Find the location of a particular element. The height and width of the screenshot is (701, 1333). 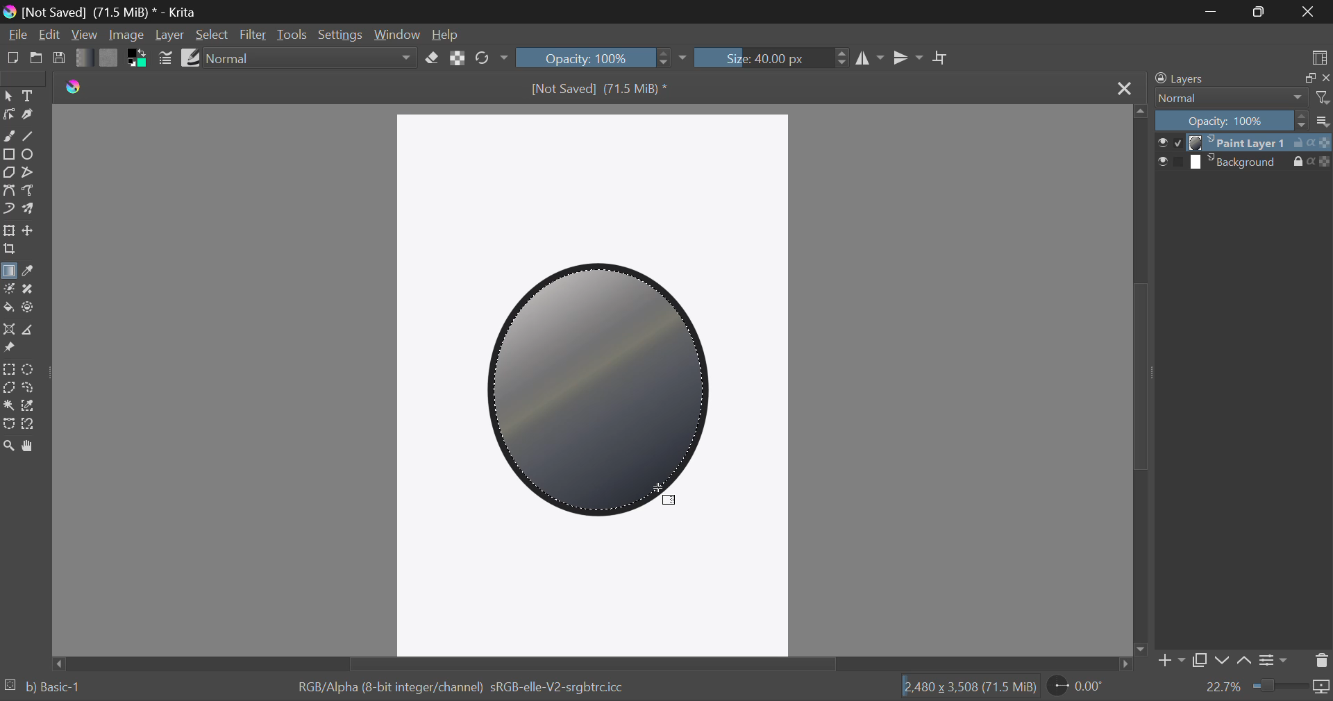

Scroll Bar is located at coordinates (591, 666).